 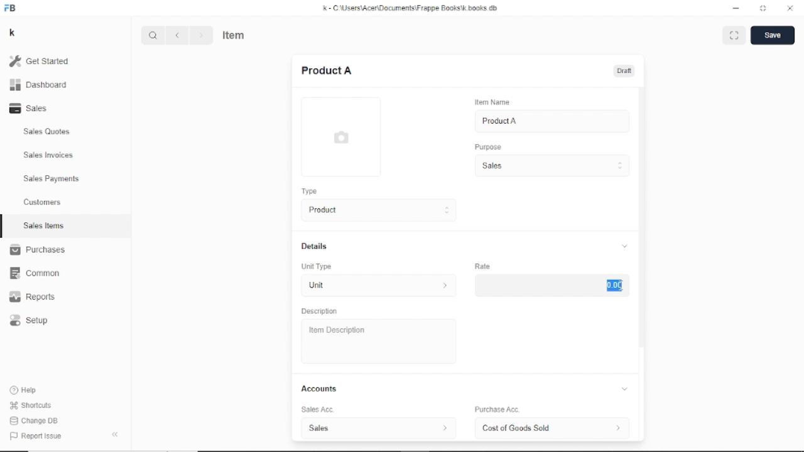 What do you see at coordinates (14, 33) in the screenshot?
I see `k` at bounding box center [14, 33].